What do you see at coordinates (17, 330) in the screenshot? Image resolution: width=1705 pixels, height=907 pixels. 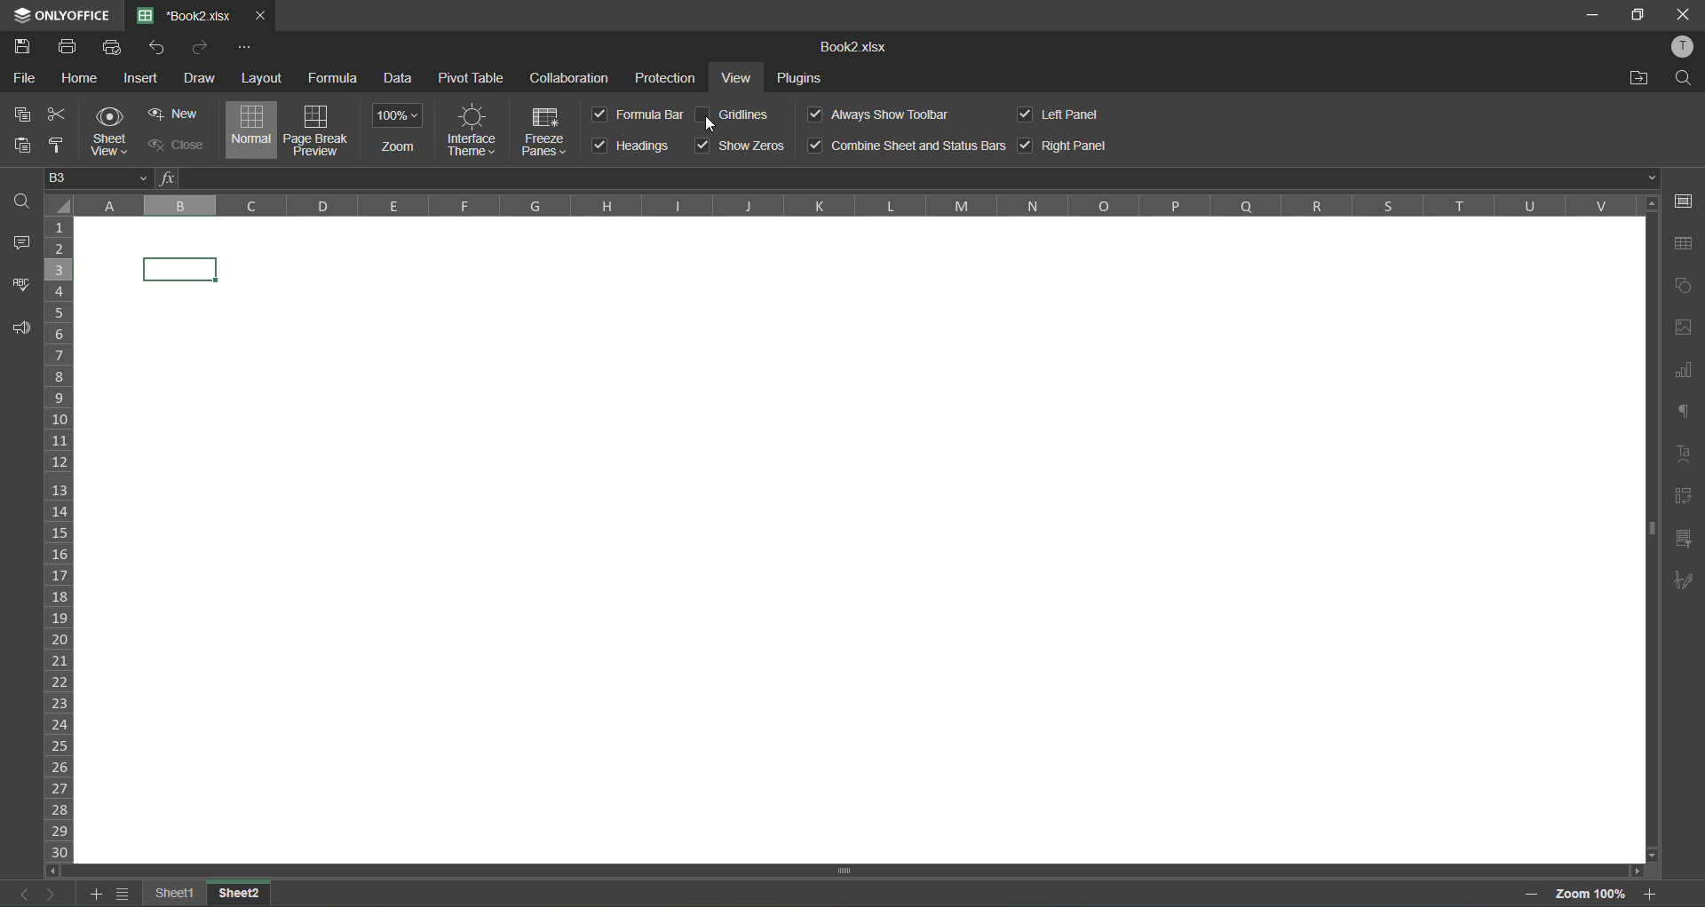 I see `feedback` at bounding box center [17, 330].